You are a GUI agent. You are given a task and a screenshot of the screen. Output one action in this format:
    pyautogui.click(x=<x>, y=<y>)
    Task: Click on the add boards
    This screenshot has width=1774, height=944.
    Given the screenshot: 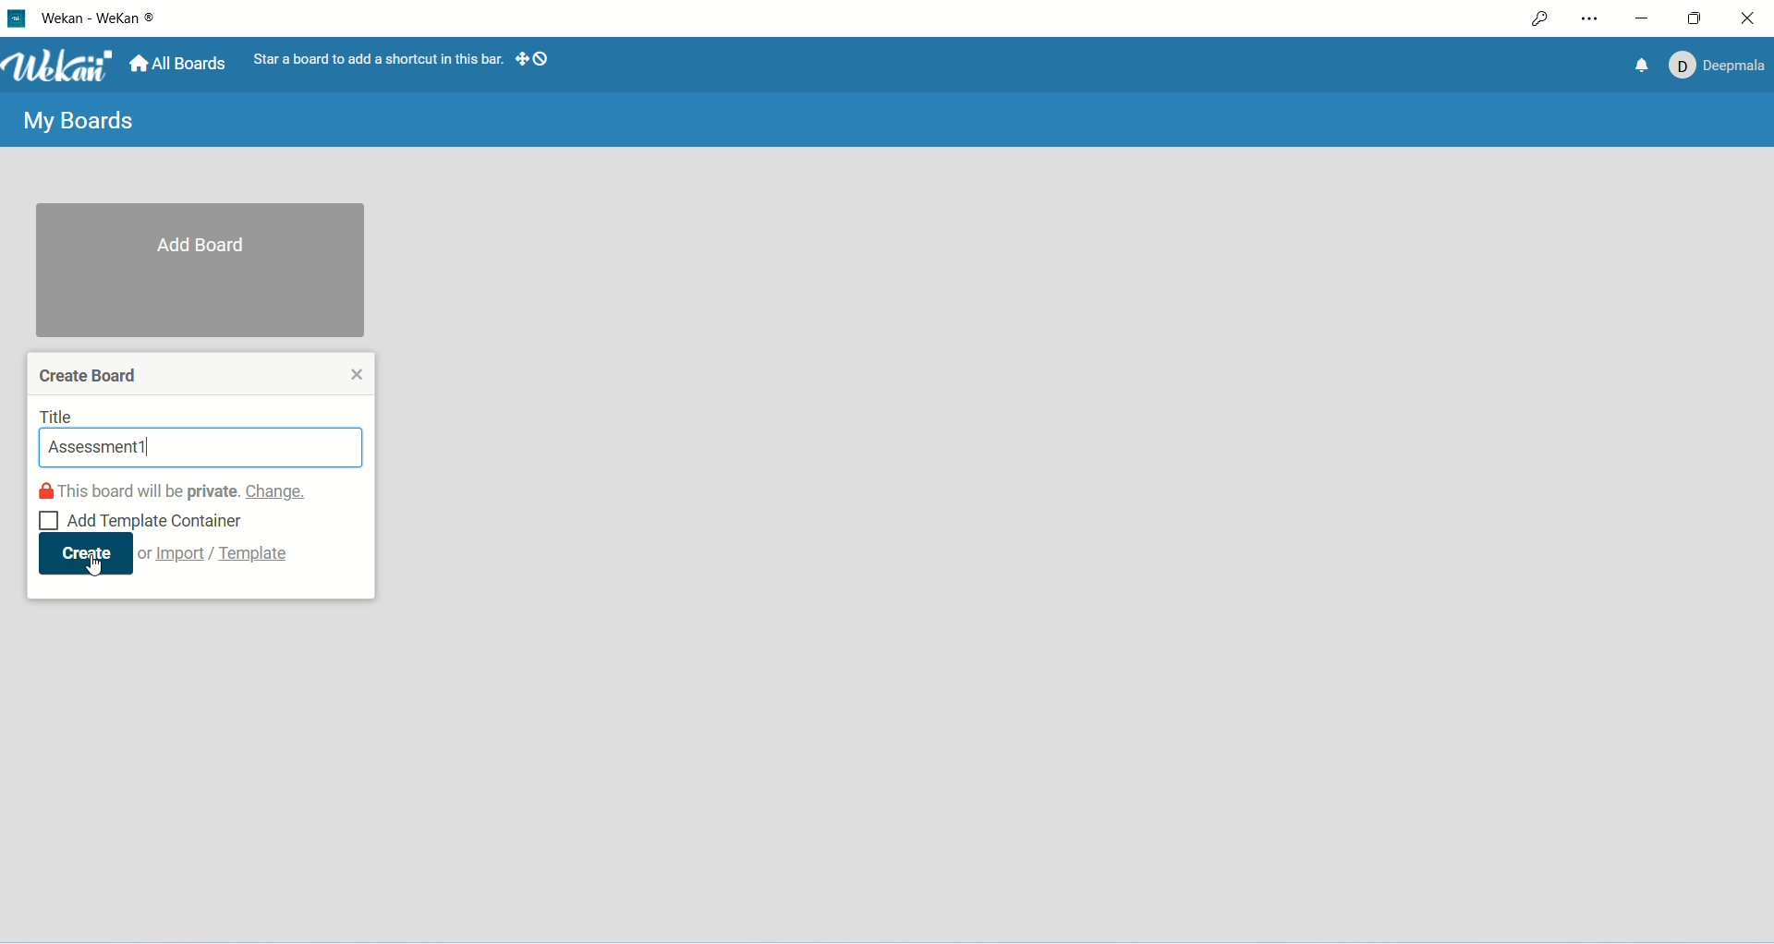 What is the action you would take?
    pyautogui.click(x=200, y=271)
    